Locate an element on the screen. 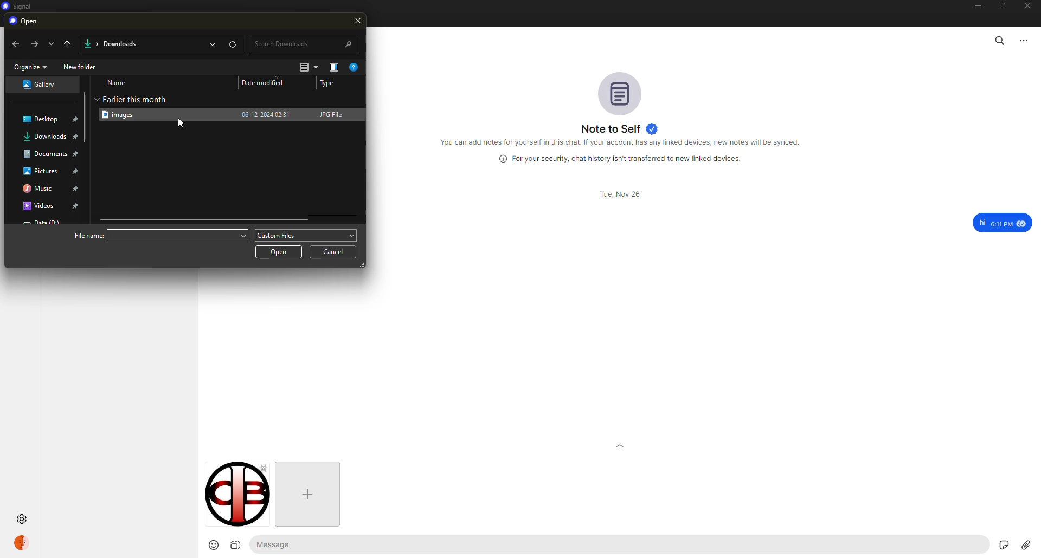  settings is located at coordinates (23, 520).